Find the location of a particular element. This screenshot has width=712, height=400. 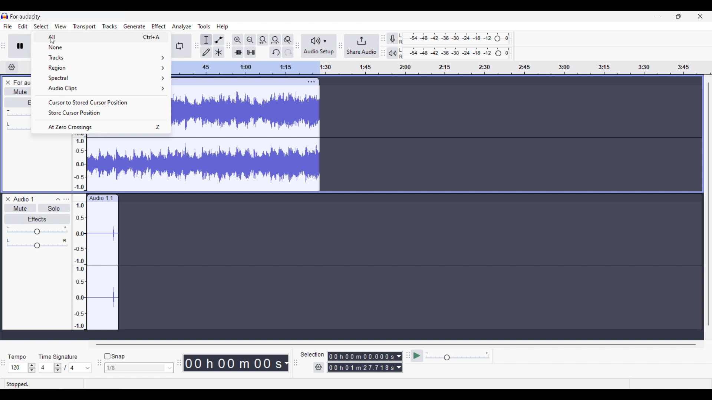

Pause is located at coordinates (20, 46).